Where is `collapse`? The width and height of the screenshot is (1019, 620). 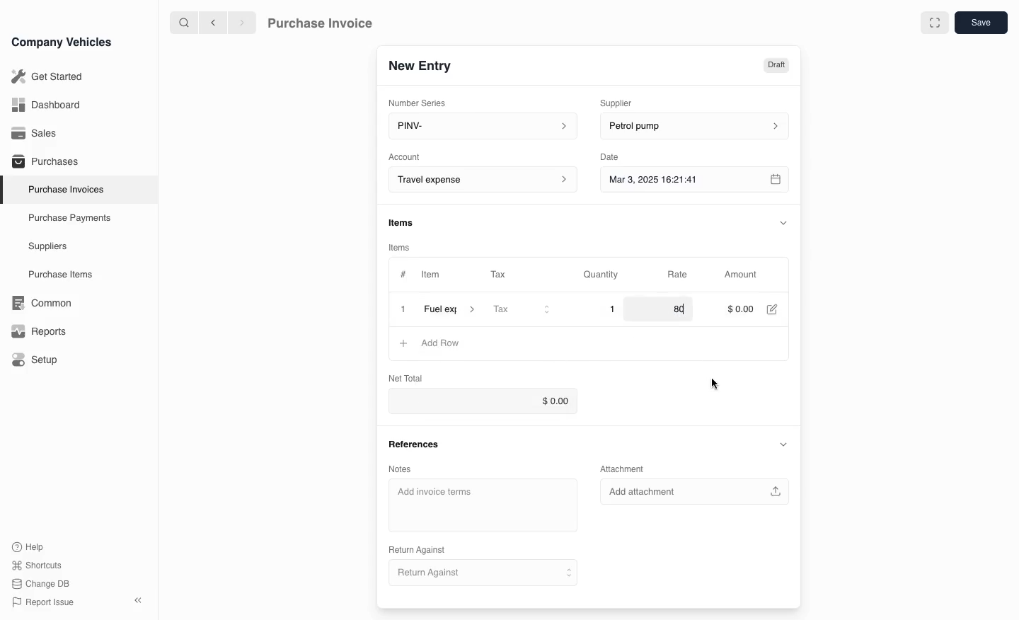
collapse is located at coordinates (784, 222).